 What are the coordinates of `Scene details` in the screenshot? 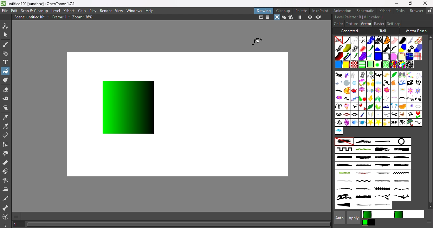 It's located at (56, 18).